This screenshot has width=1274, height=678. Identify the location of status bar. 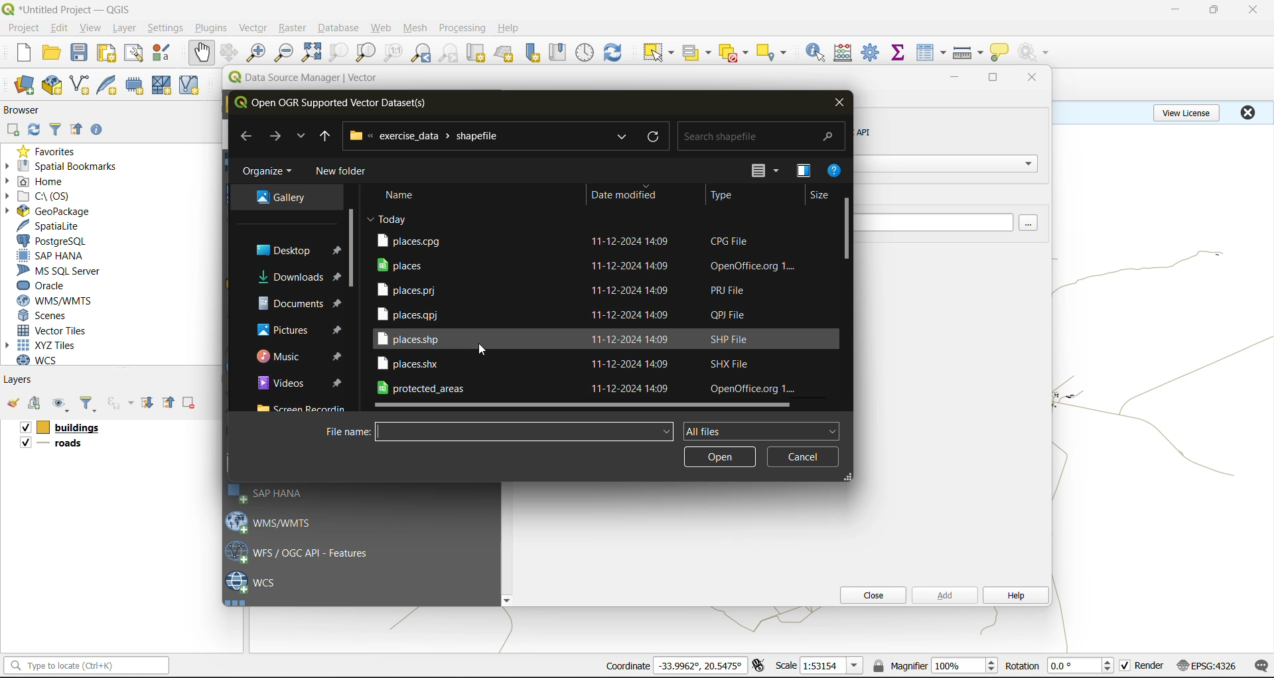
(84, 665).